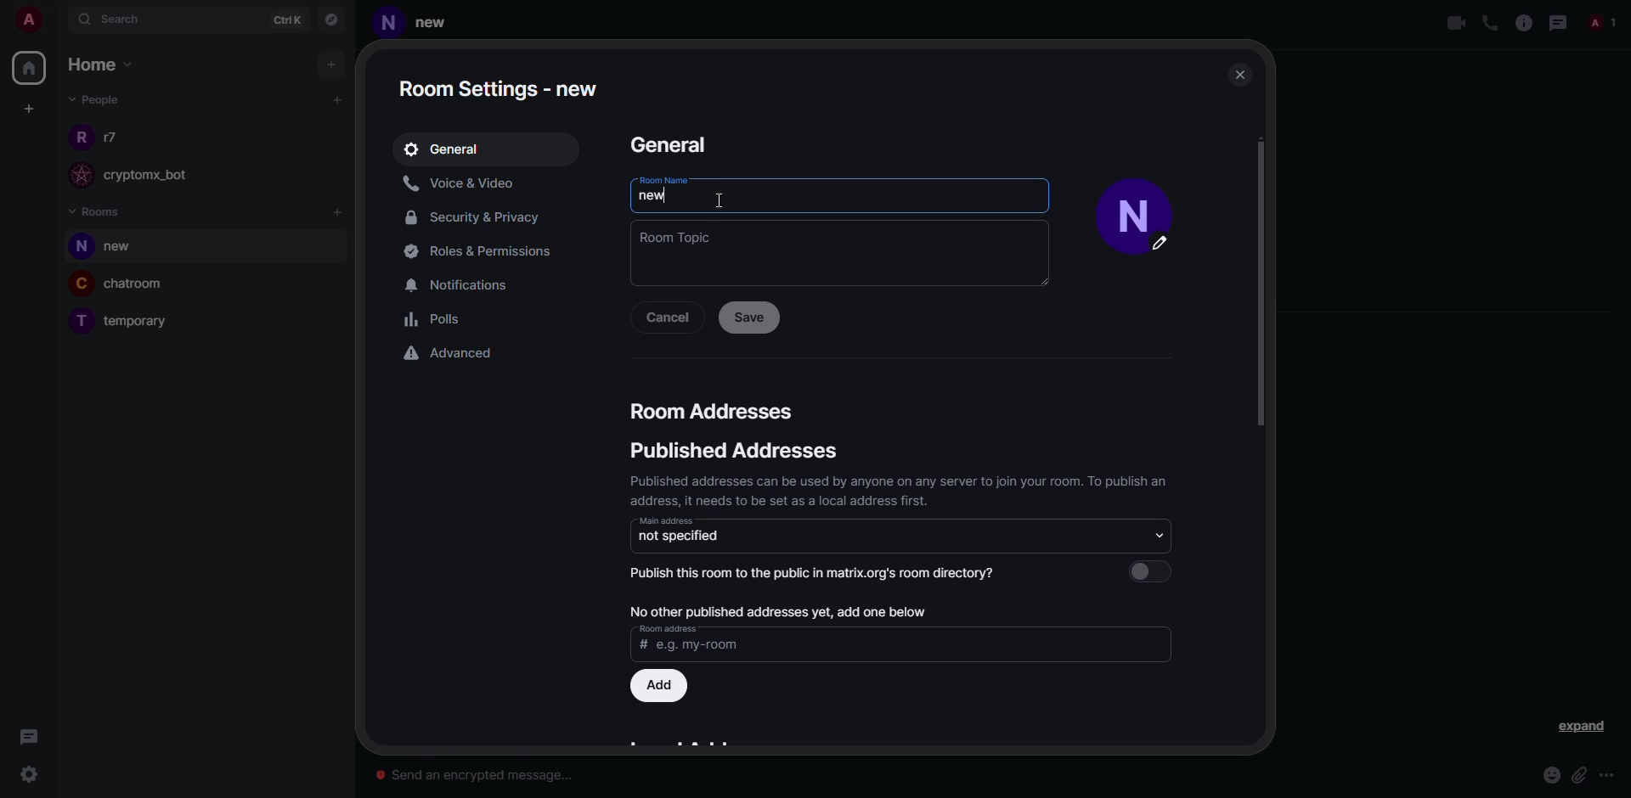 This screenshot has width=1631, height=798. I want to click on add, so click(339, 213).